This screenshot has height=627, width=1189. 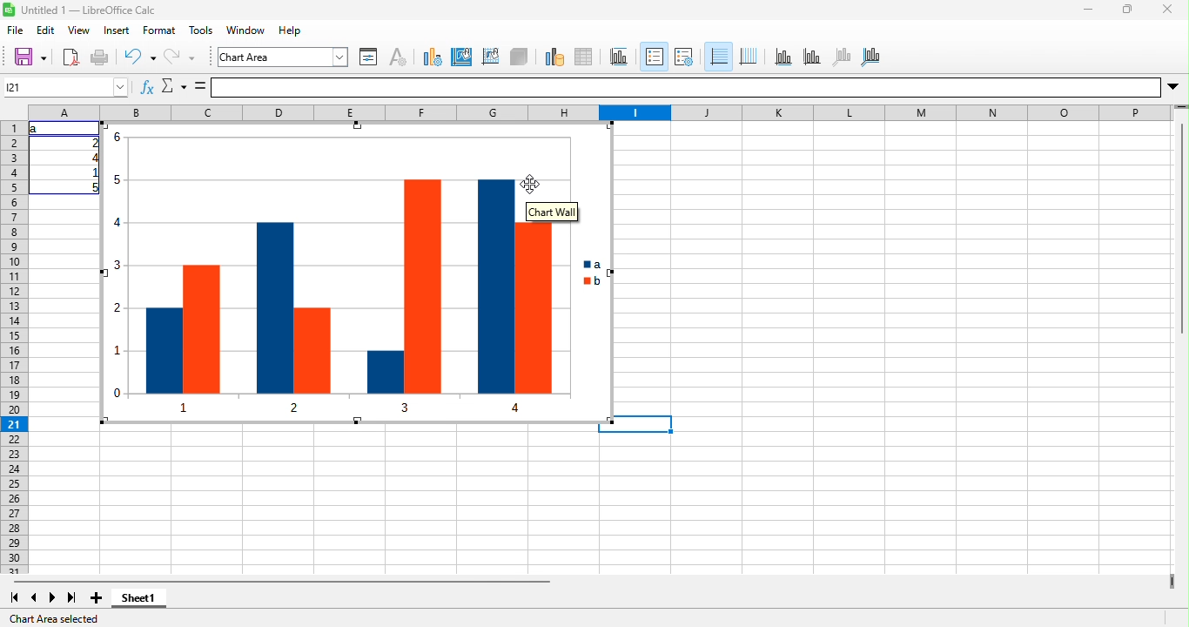 What do you see at coordinates (53, 619) in the screenshot?
I see `chart area selected` at bounding box center [53, 619].